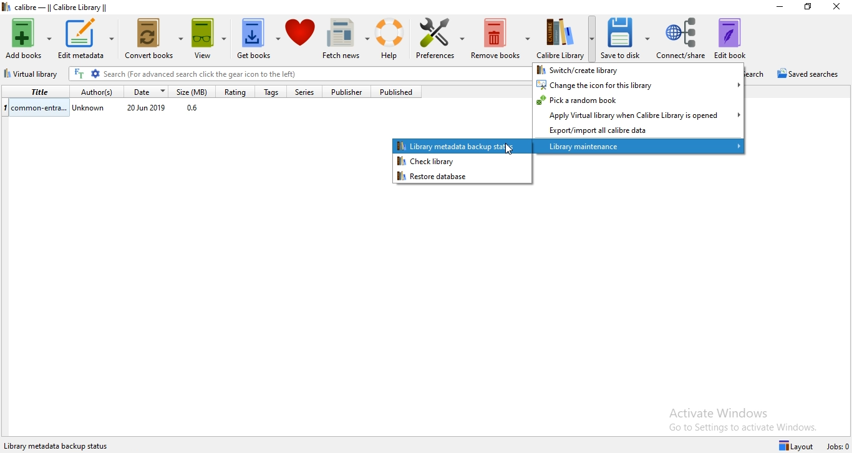  Describe the element at coordinates (314, 75) in the screenshot. I see `Serach bar` at that location.